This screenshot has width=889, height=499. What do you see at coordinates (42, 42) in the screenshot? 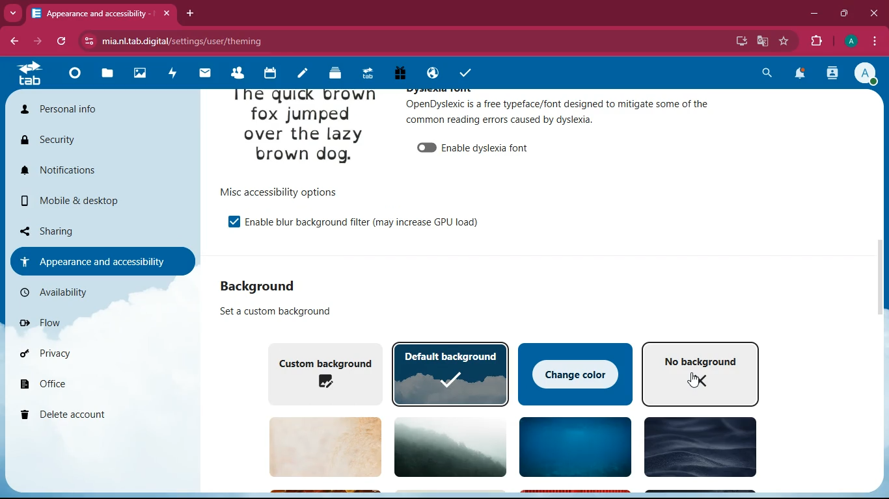
I see `forward` at bounding box center [42, 42].